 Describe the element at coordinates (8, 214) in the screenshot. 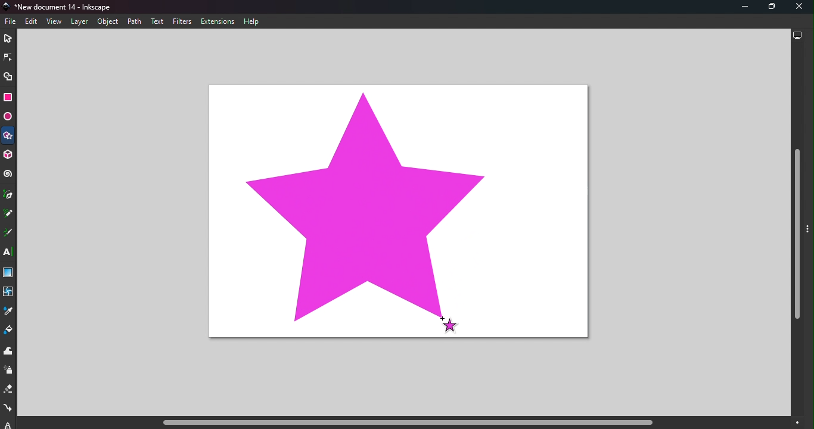

I see `Pencil tool` at that location.